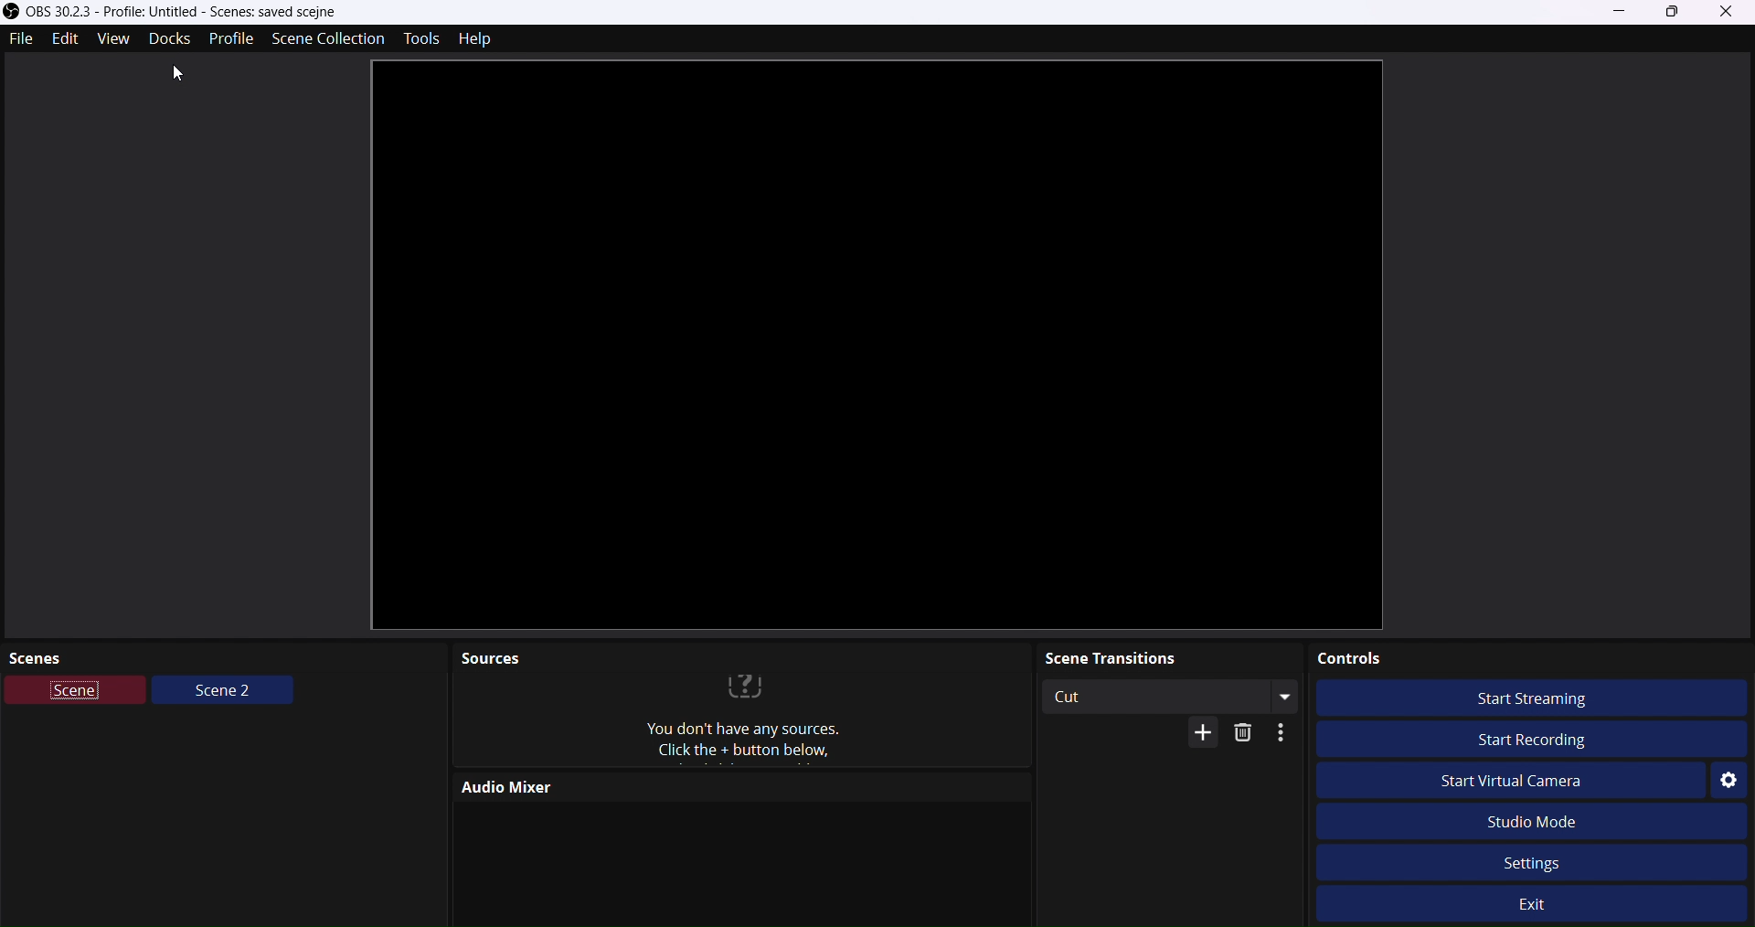  I want to click on Docks, so click(167, 41).